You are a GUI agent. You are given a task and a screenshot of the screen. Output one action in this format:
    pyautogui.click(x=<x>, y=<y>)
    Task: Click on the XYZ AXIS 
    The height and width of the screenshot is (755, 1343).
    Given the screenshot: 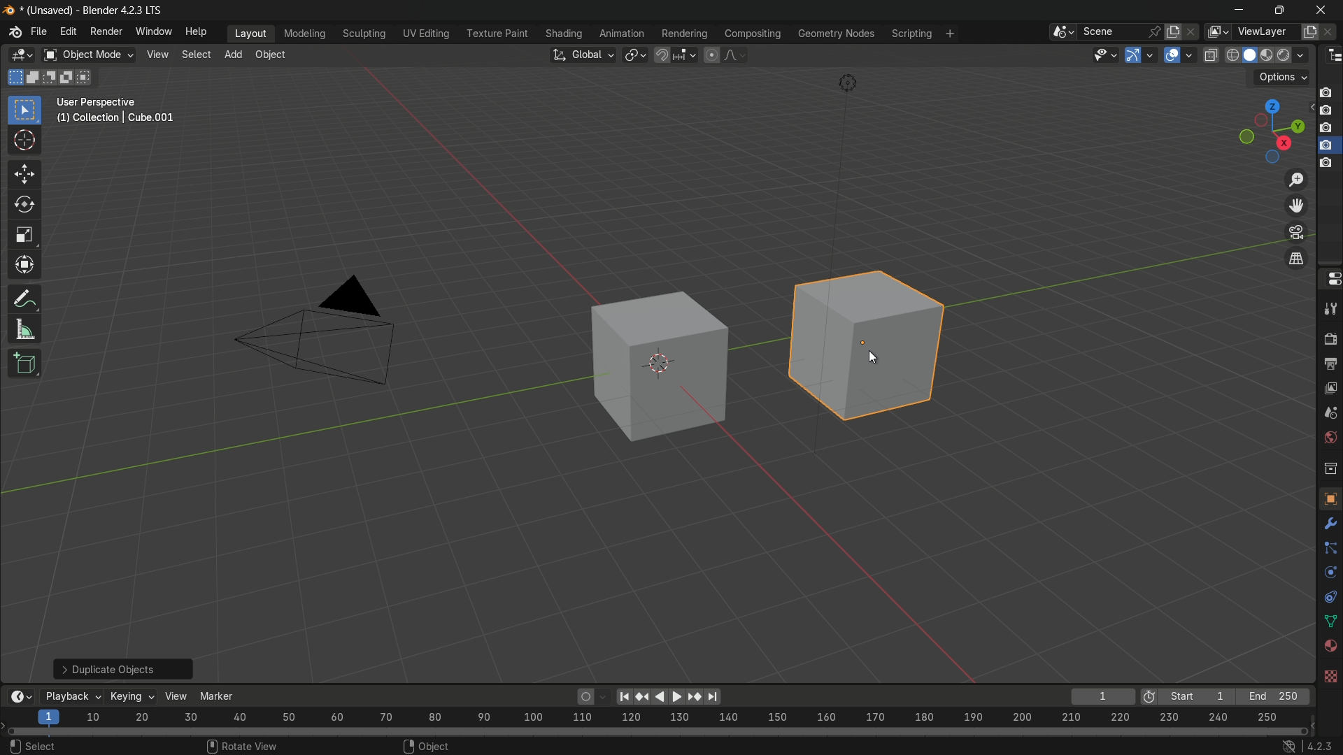 What is the action you would take?
    pyautogui.click(x=162, y=747)
    